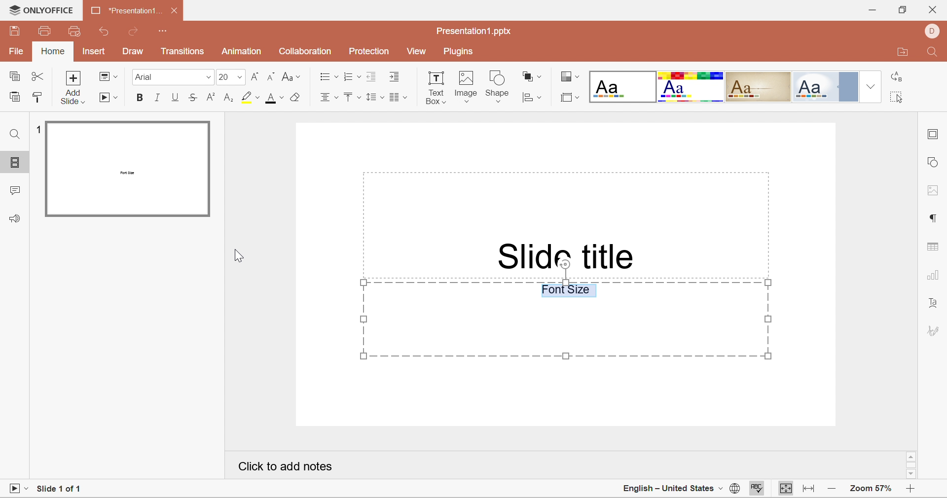 This screenshot has height=498, width=947. I want to click on Fit to slide, so click(786, 489).